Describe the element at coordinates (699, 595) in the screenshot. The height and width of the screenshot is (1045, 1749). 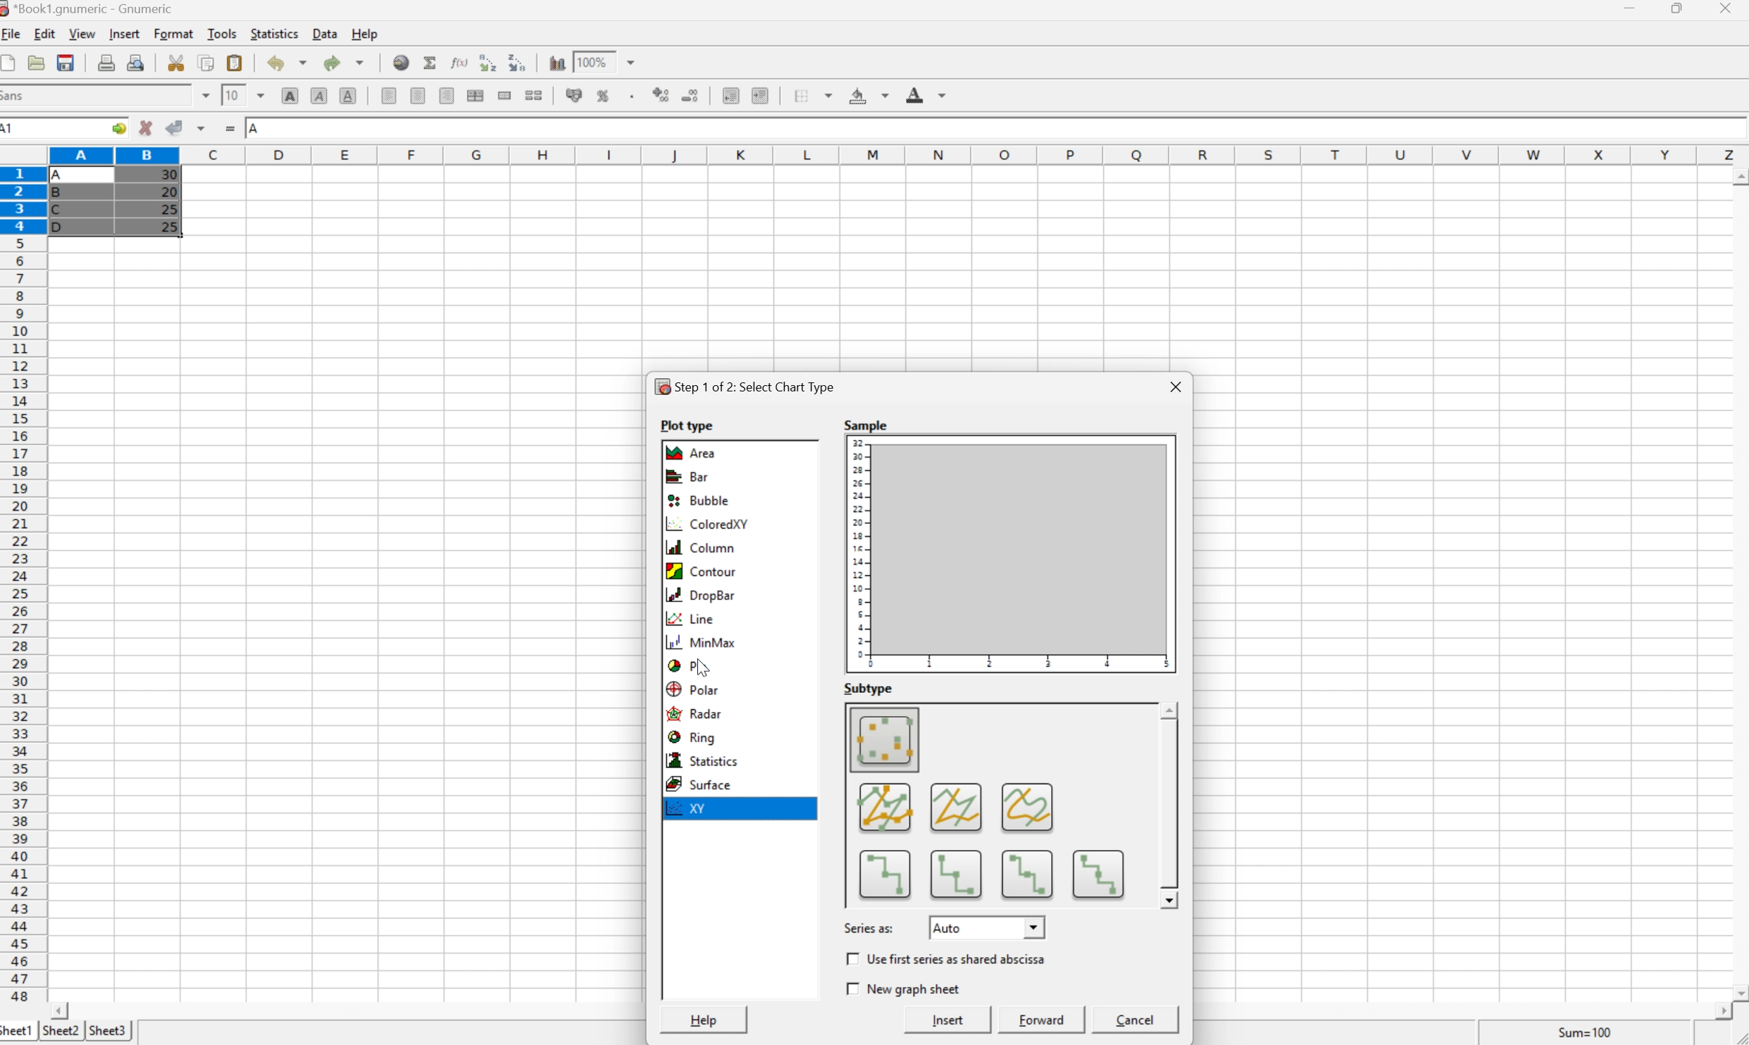
I see `DeepBar` at that location.